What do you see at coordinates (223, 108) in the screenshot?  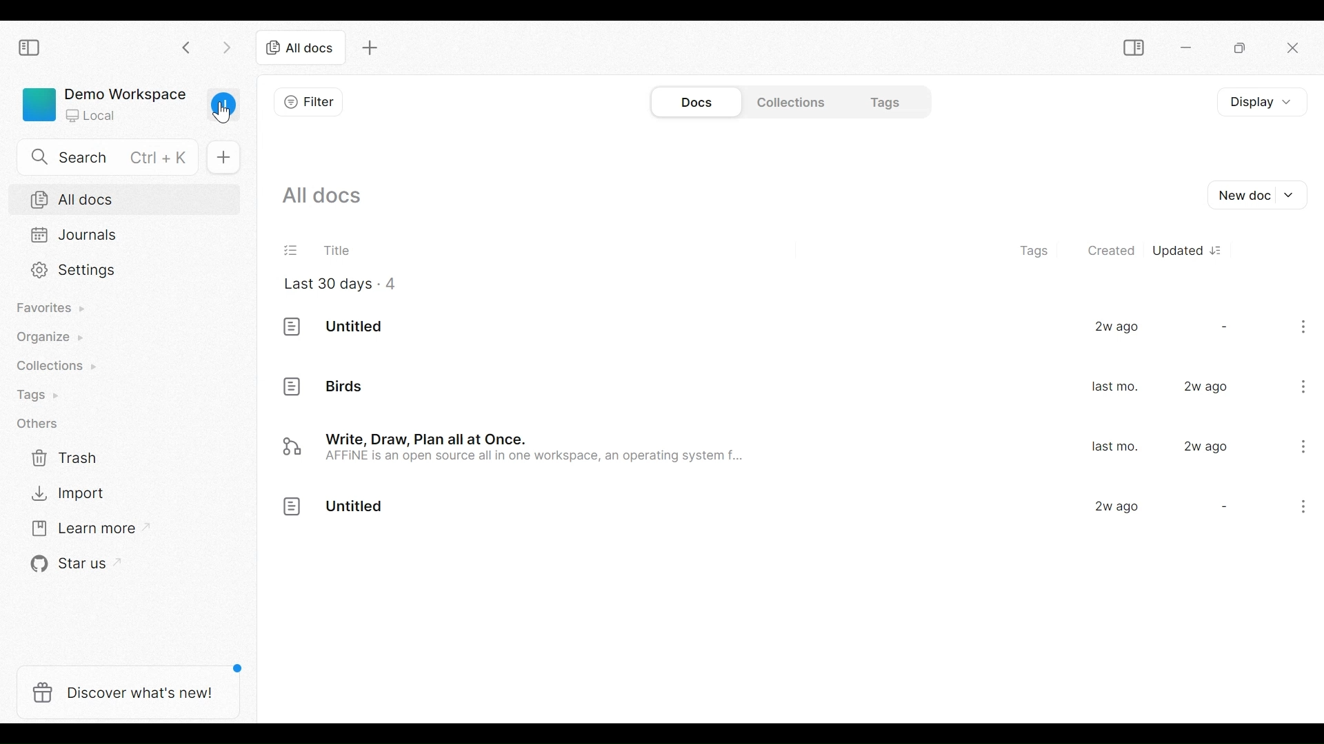 I see `Account` at bounding box center [223, 108].